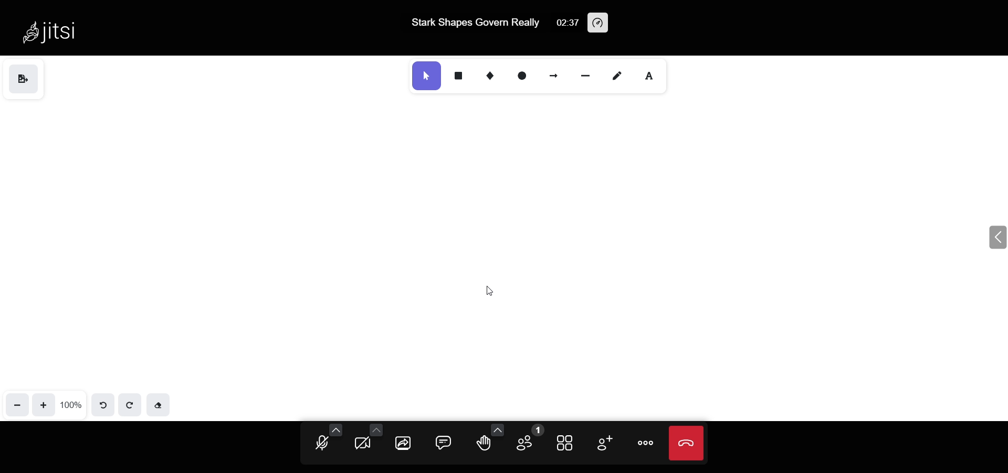 The height and width of the screenshot is (473, 1008). I want to click on tile view, so click(566, 442).